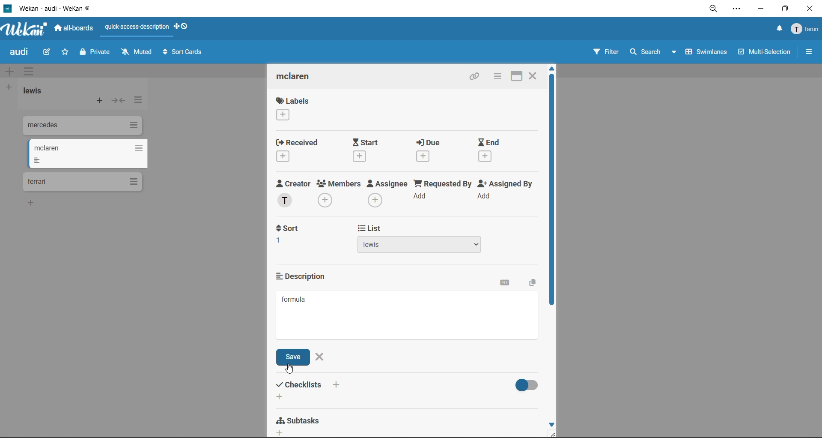 The image size is (822, 438). Describe the element at coordinates (703, 54) in the screenshot. I see `swimlanes` at that location.